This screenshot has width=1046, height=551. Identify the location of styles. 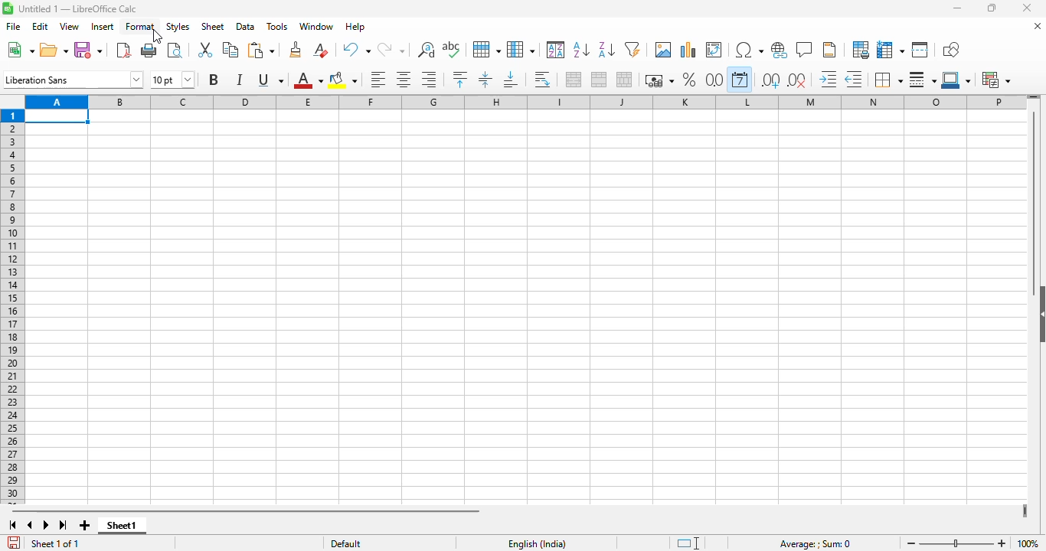
(178, 27).